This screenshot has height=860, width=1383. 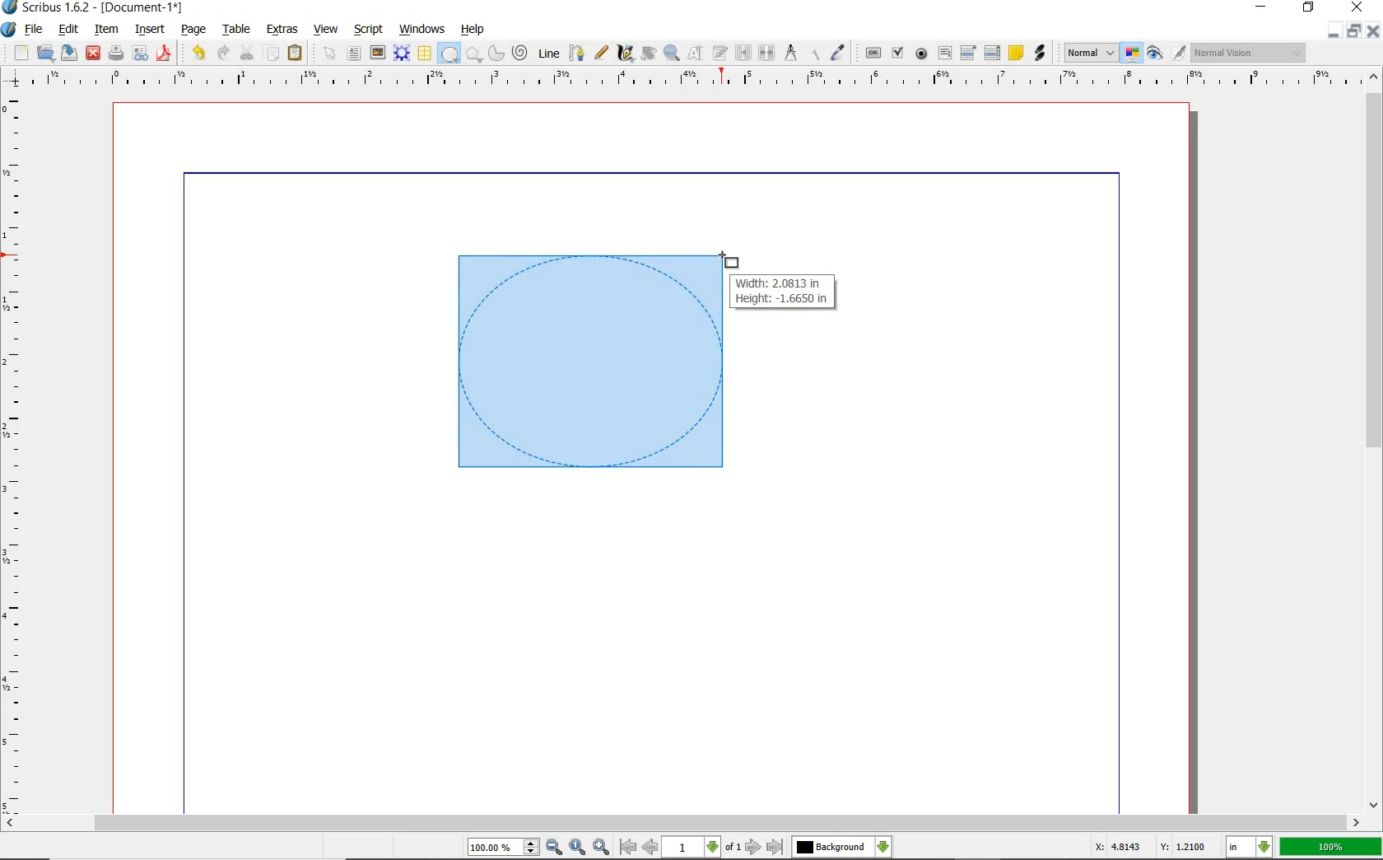 What do you see at coordinates (814, 52) in the screenshot?
I see `COPY ITEM PROPERTIES` at bounding box center [814, 52].